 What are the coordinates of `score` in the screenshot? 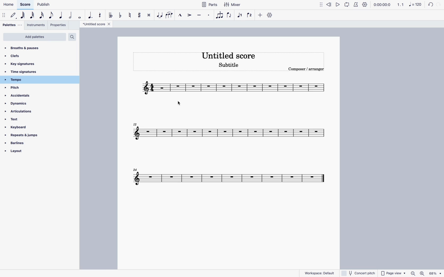 It's located at (226, 132).